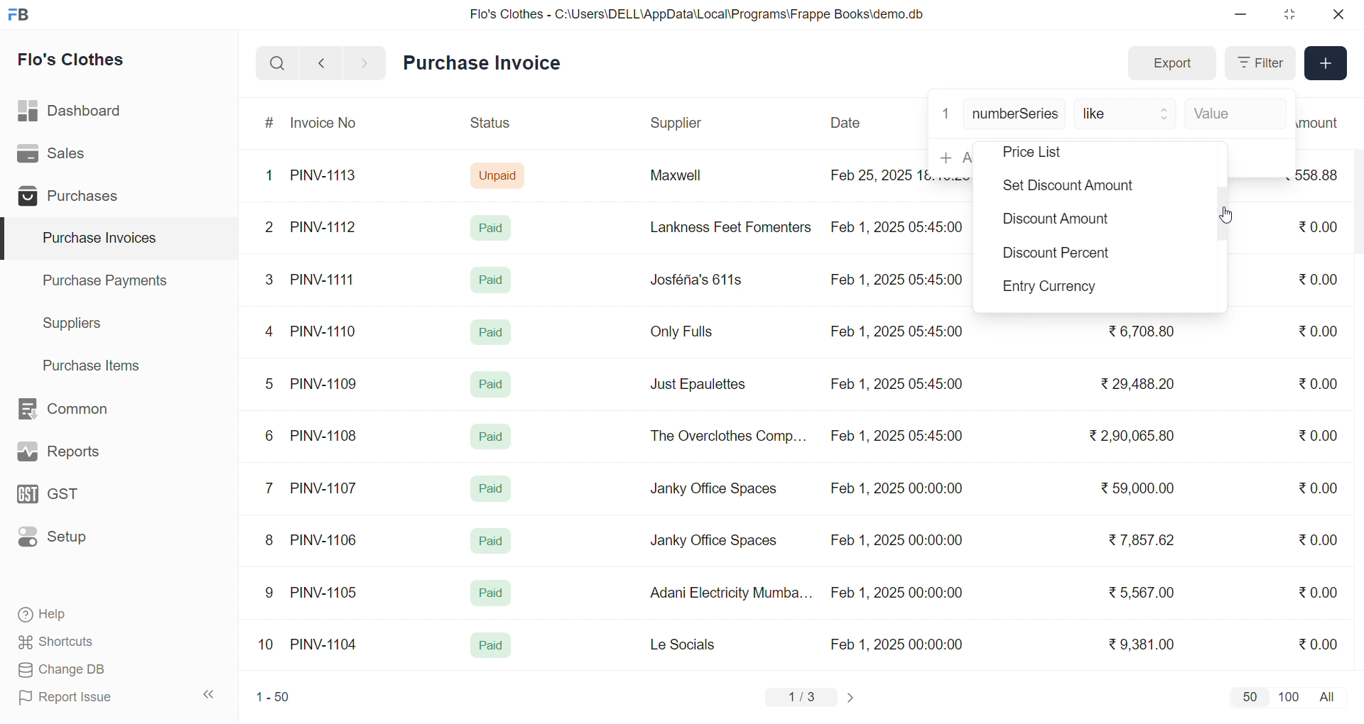 This screenshot has height=724, width=1364. Describe the element at coordinates (1287, 696) in the screenshot. I see `100` at that location.